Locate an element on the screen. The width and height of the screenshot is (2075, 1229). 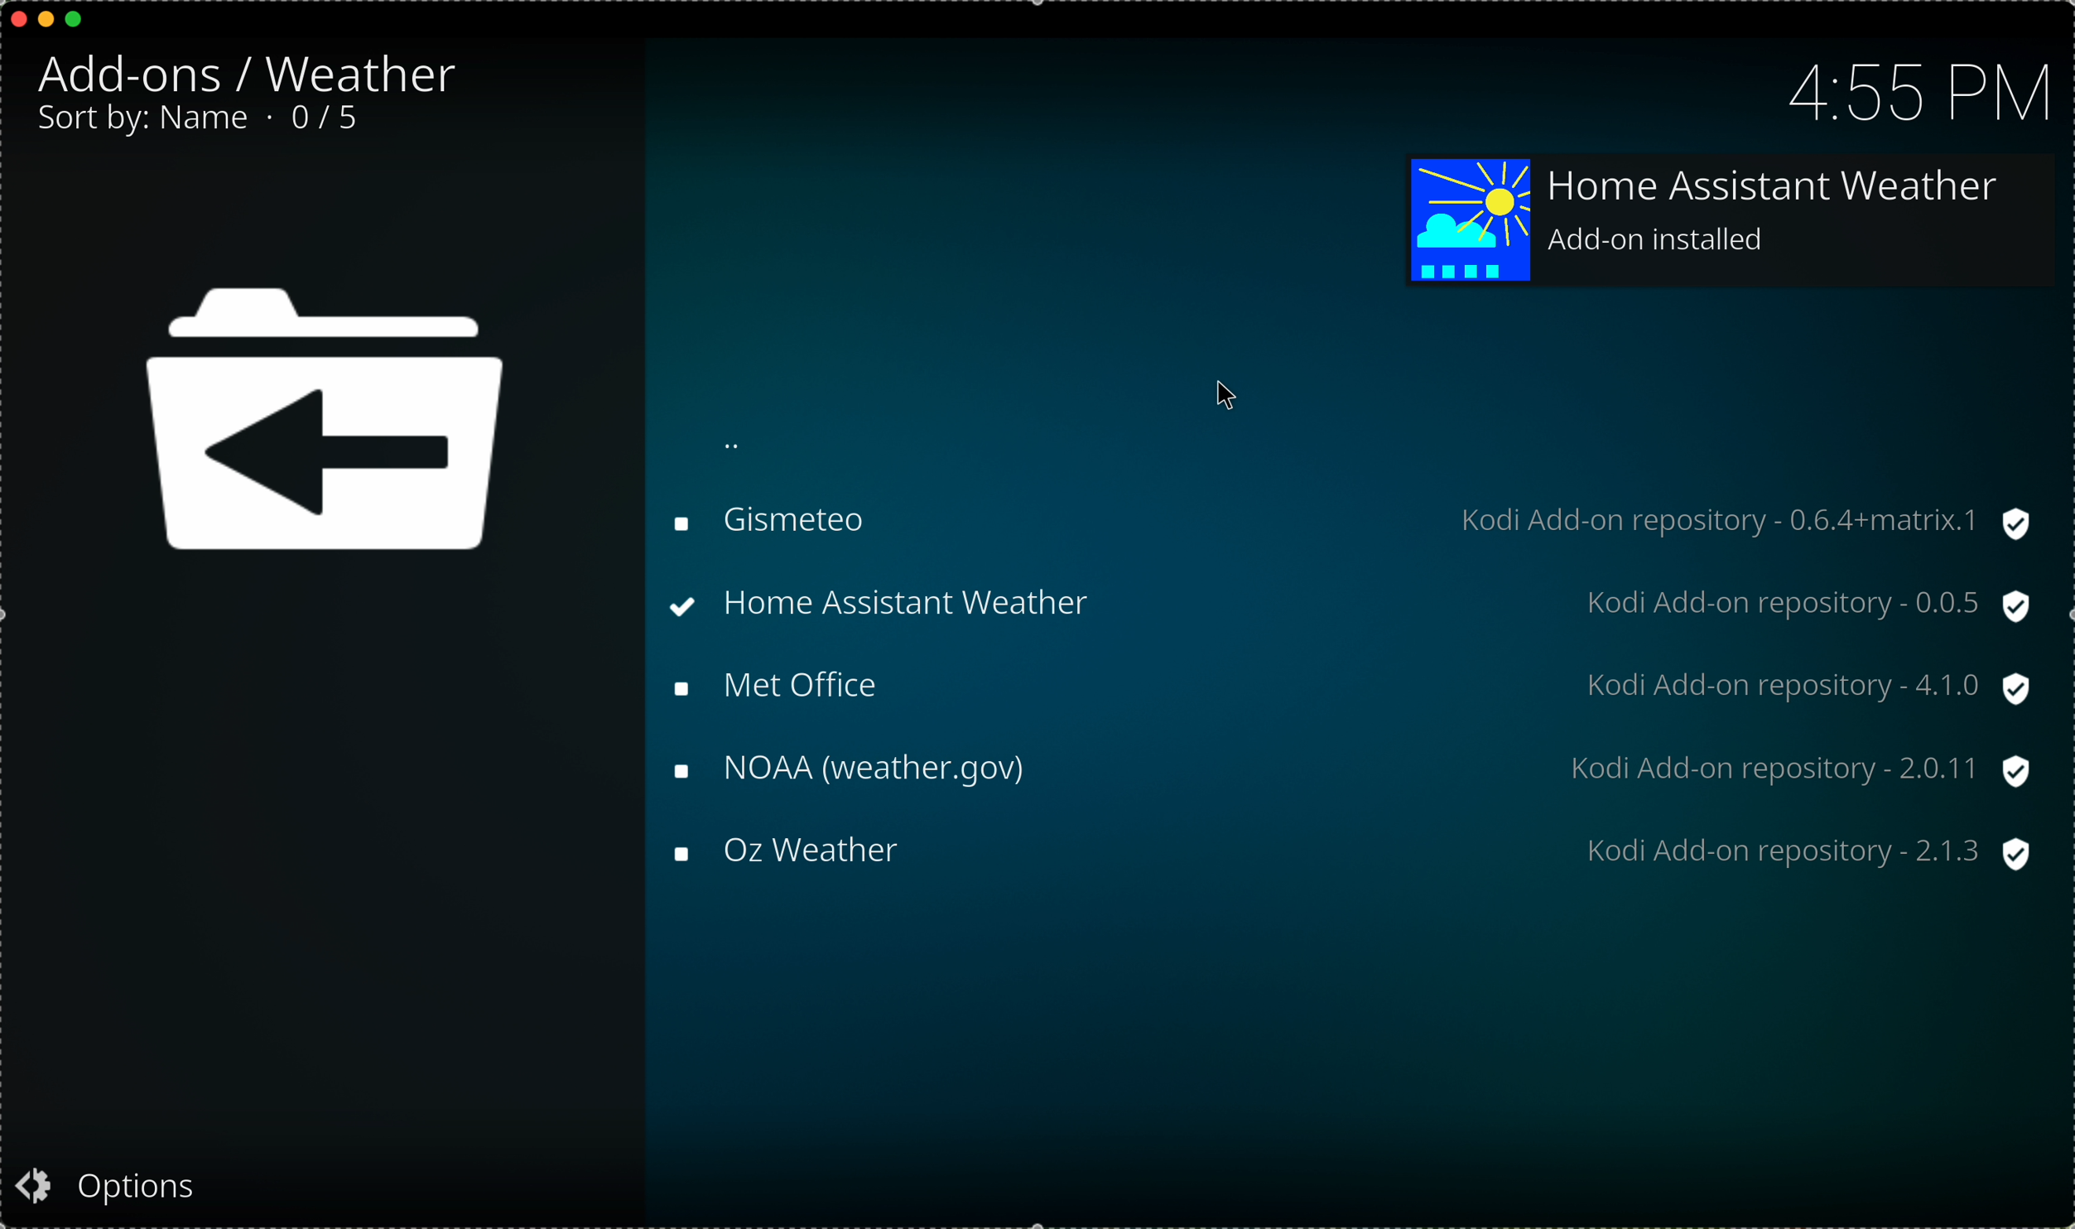
mouse is located at coordinates (1223, 398).